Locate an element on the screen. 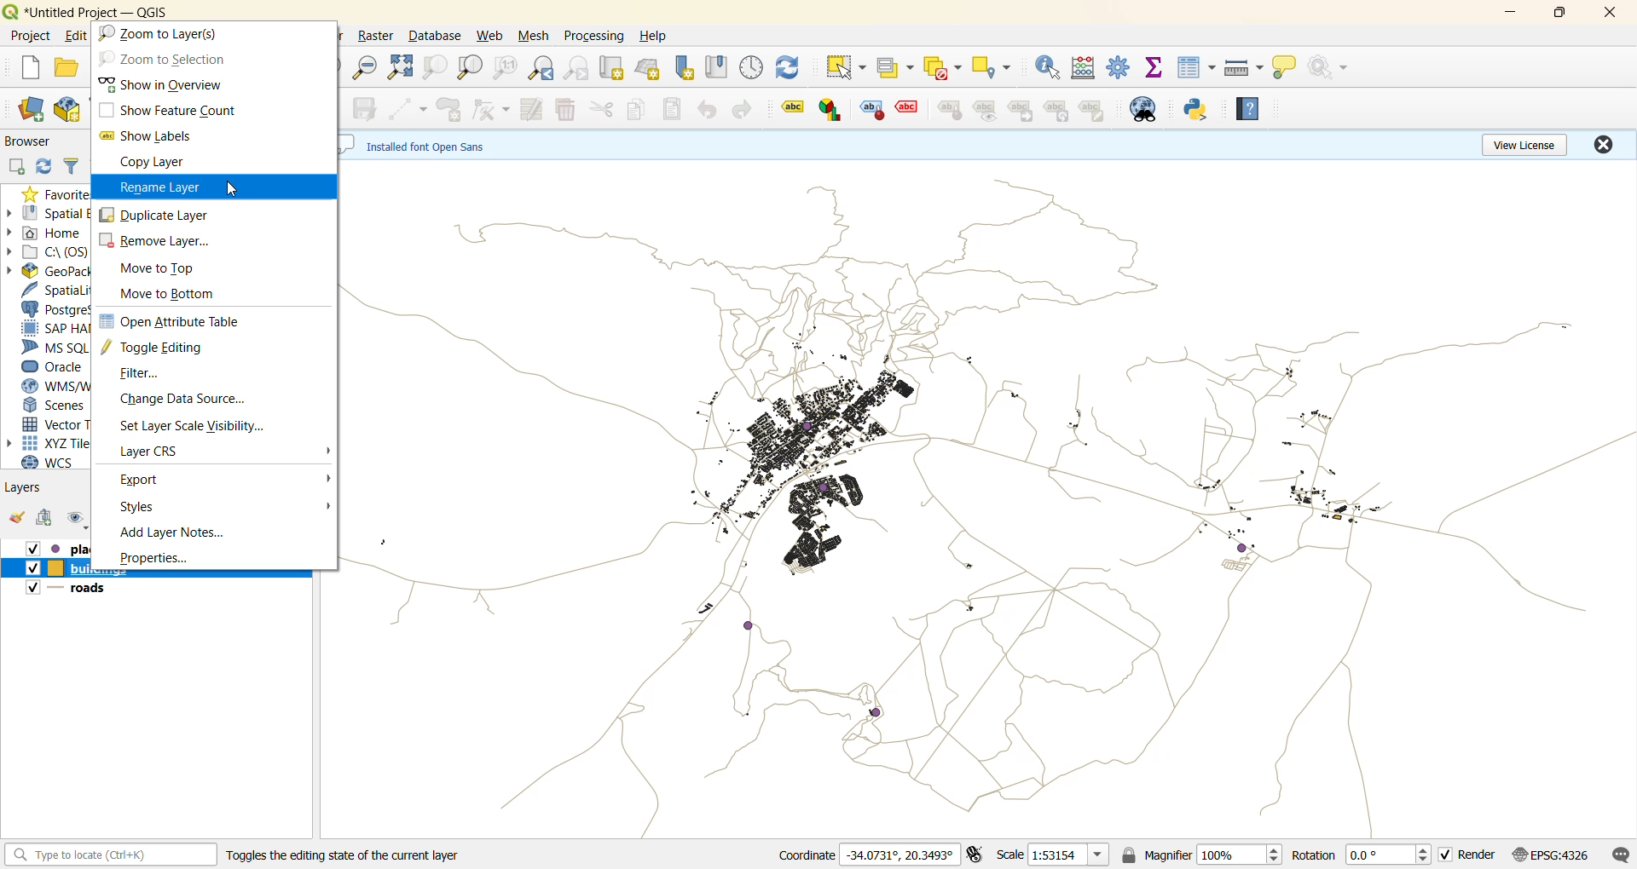 The height and width of the screenshot is (869, 1637). layer crs is located at coordinates (165, 452).